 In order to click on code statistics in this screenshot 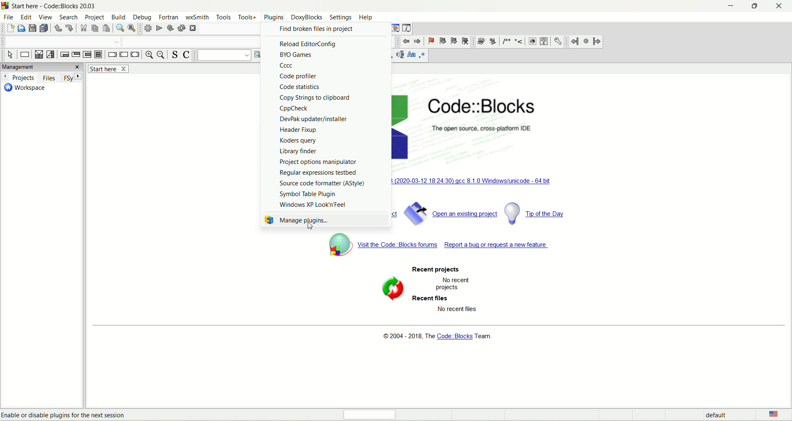, I will do `click(300, 87)`.